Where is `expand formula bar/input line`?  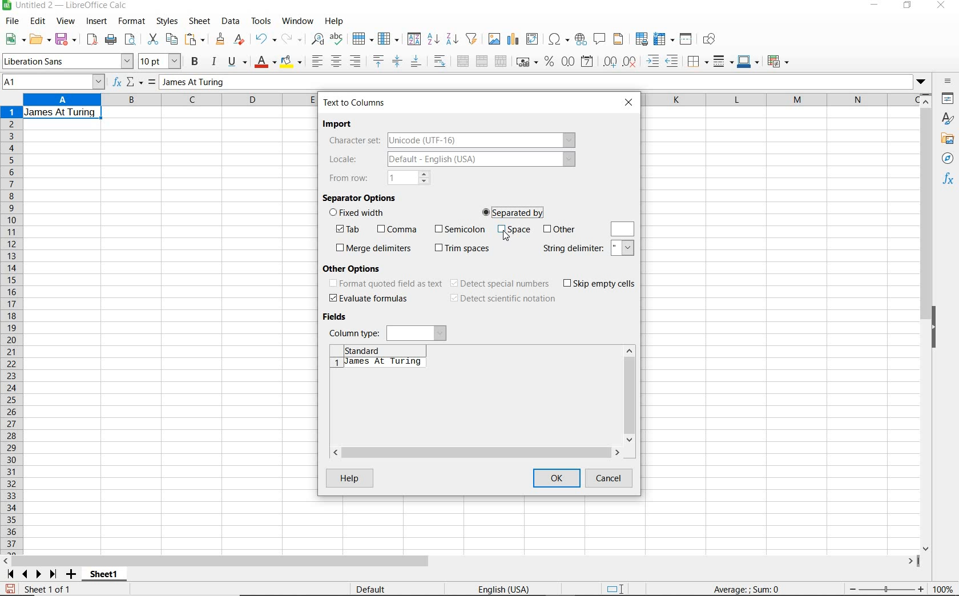
expand formula bar/input line is located at coordinates (533, 83).